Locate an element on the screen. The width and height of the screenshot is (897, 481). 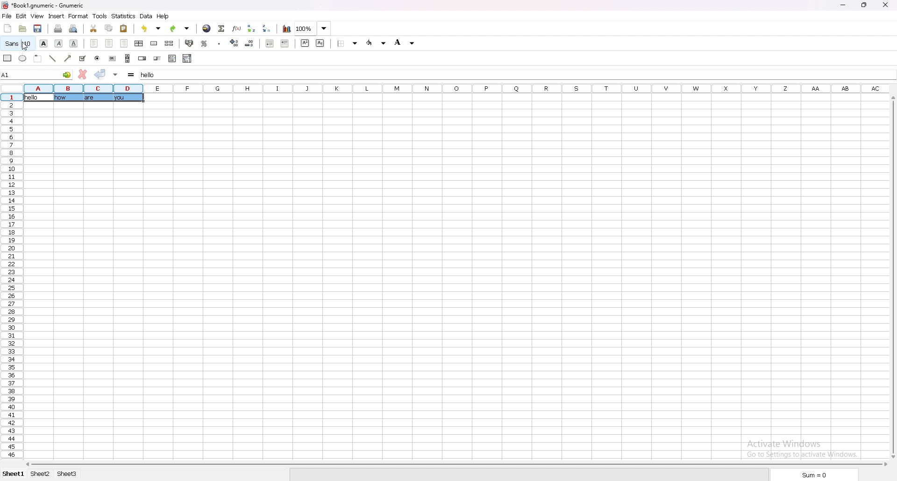
copy is located at coordinates (108, 28).